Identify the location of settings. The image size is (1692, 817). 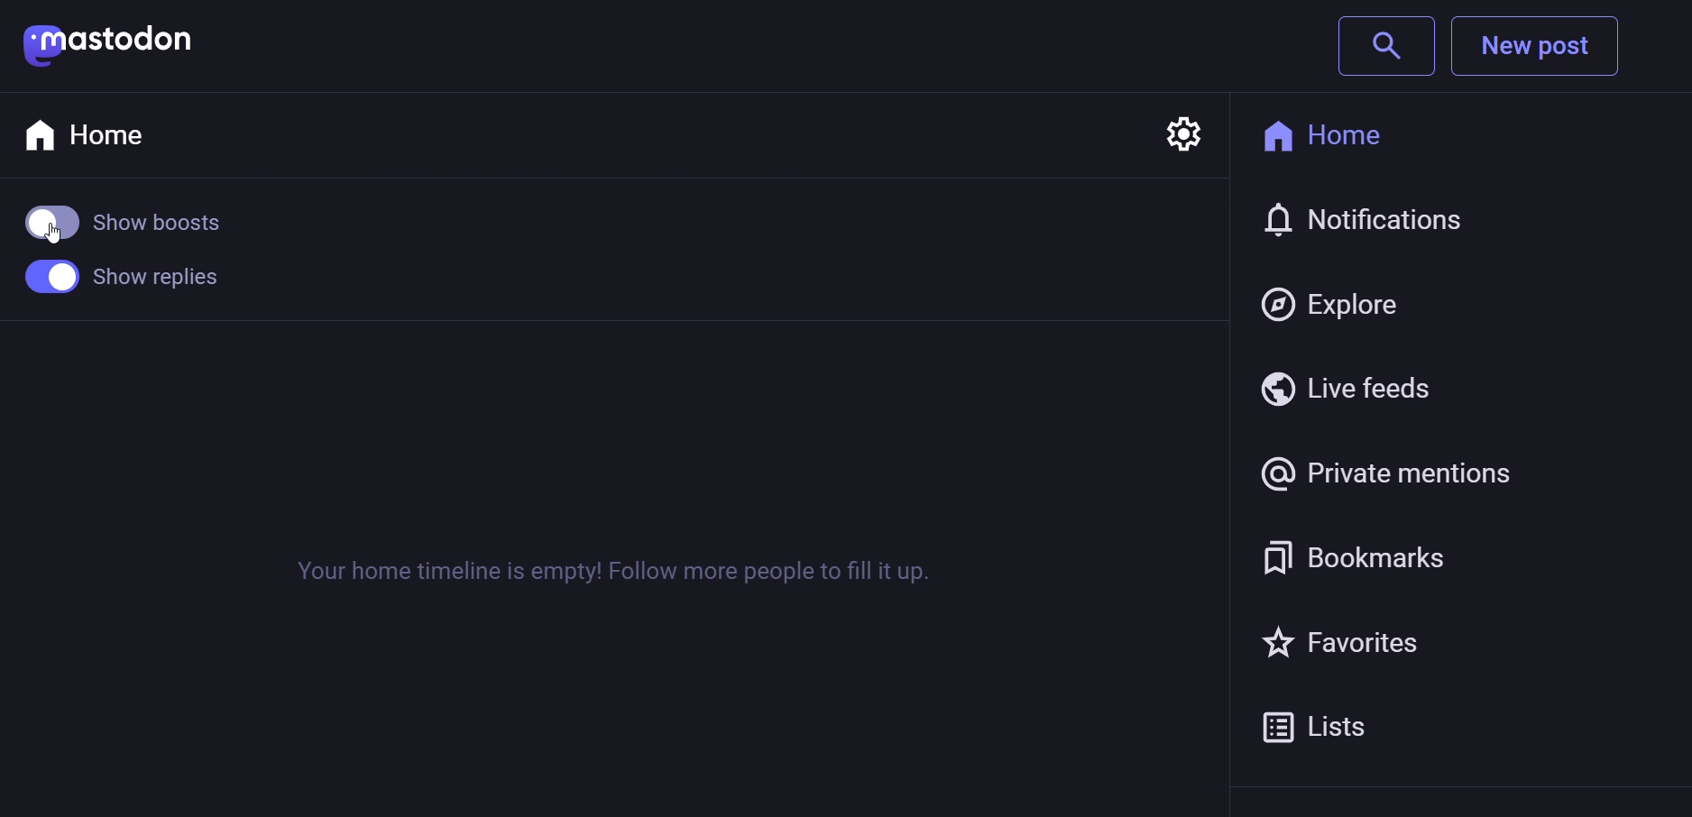
(1184, 128).